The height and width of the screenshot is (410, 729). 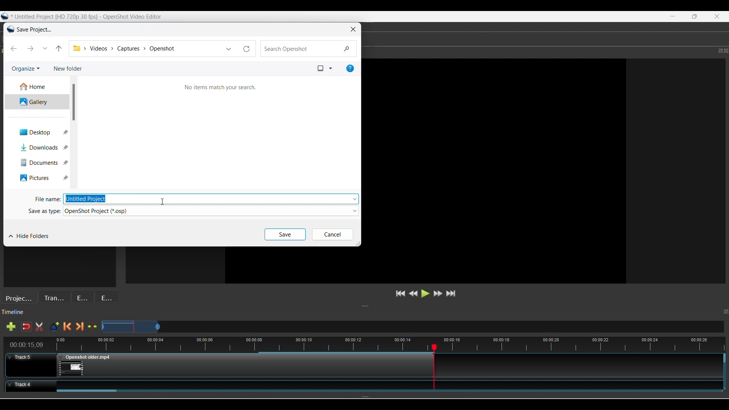 What do you see at coordinates (725, 358) in the screenshot?
I see `Vertical slide bar` at bounding box center [725, 358].